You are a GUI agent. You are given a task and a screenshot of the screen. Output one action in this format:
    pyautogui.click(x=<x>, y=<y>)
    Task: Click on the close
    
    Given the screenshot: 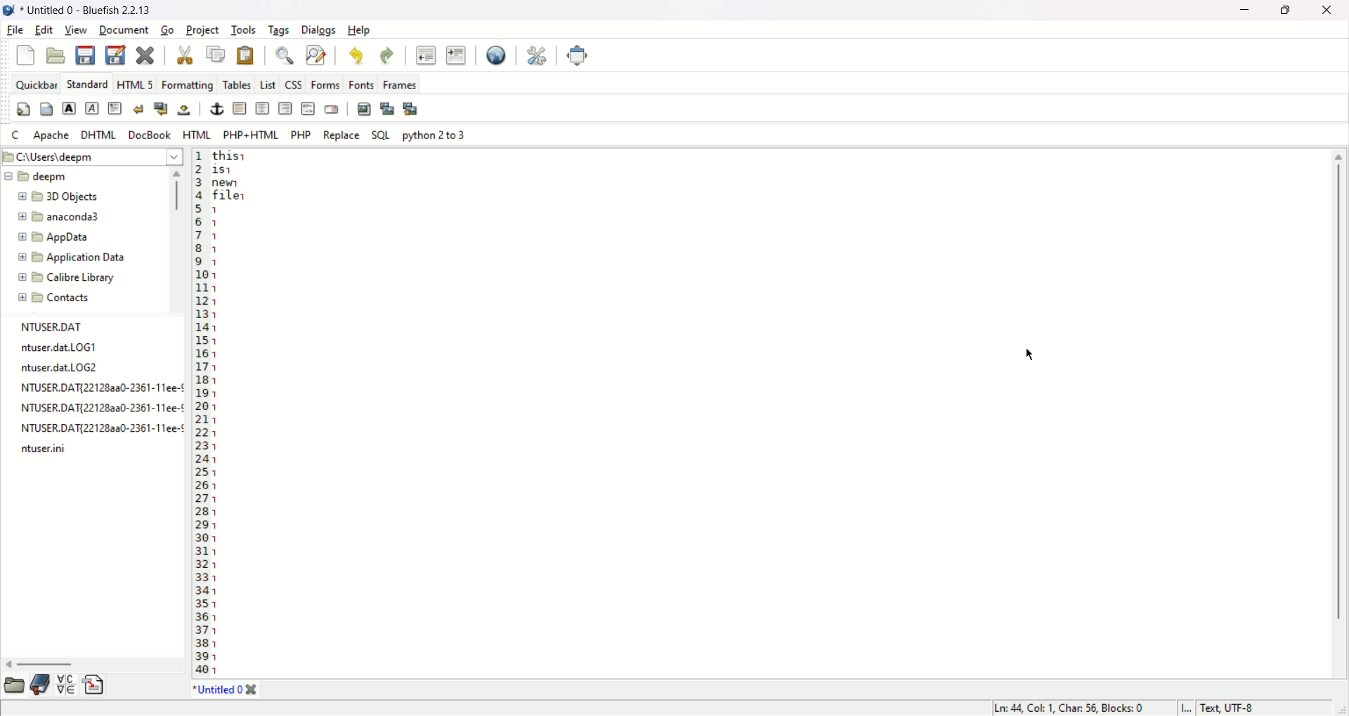 What is the action you would take?
    pyautogui.click(x=146, y=56)
    